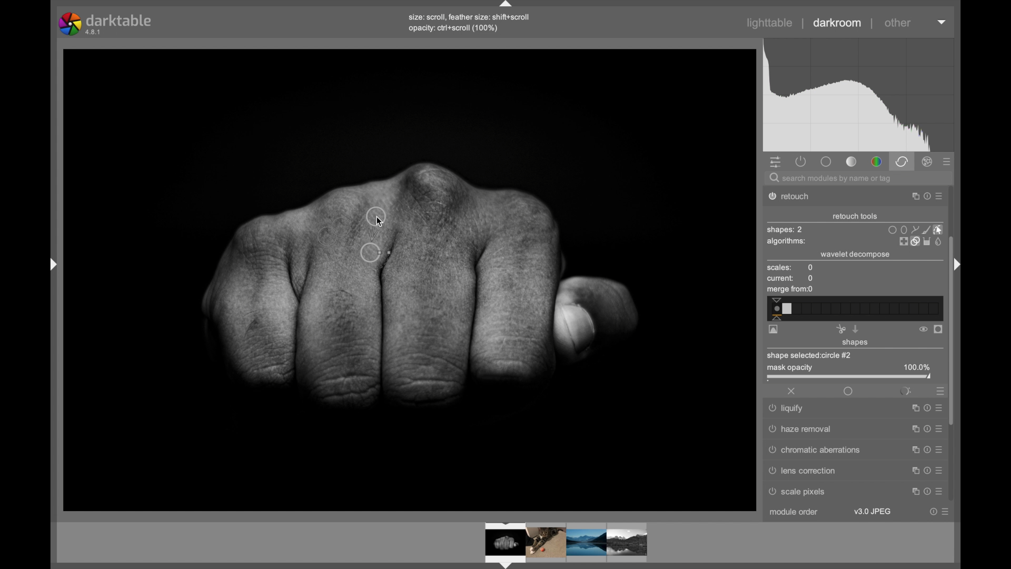 The height and width of the screenshot is (569, 1011). I want to click on cut, so click(840, 329).